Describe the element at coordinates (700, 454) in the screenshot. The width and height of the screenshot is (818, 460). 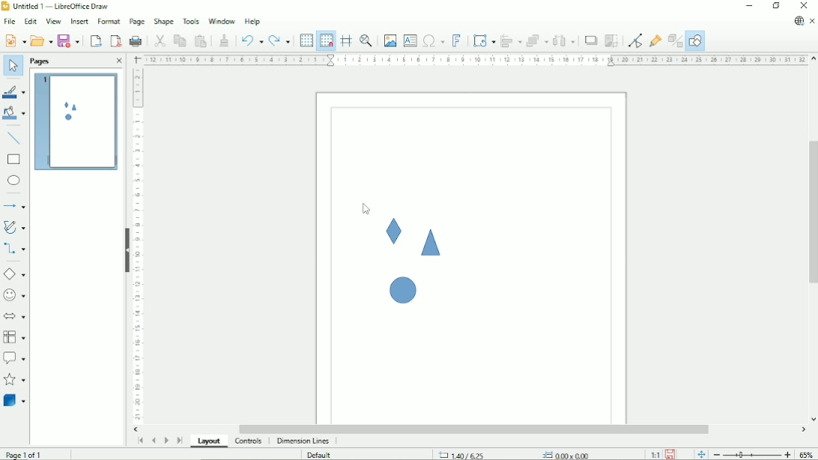
I see `Fit page to current window` at that location.